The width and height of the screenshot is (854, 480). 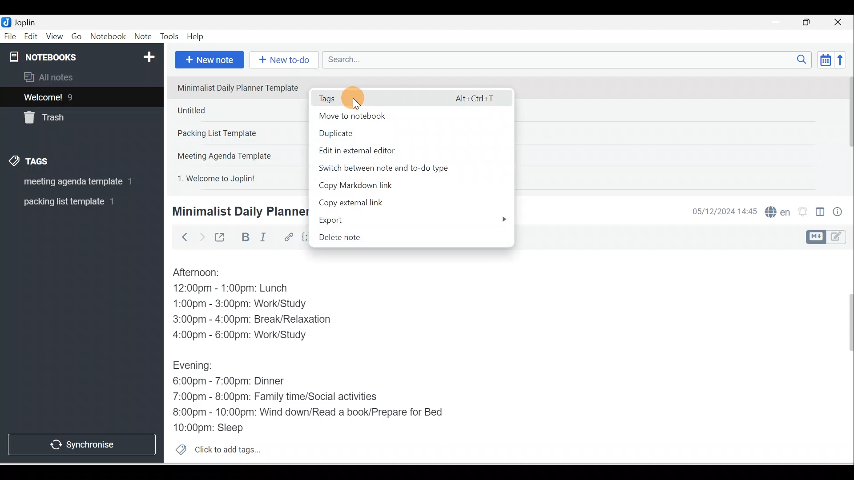 What do you see at coordinates (27, 21) in the screenshot?
I see `Joplin` at bounding box center [27, 21].